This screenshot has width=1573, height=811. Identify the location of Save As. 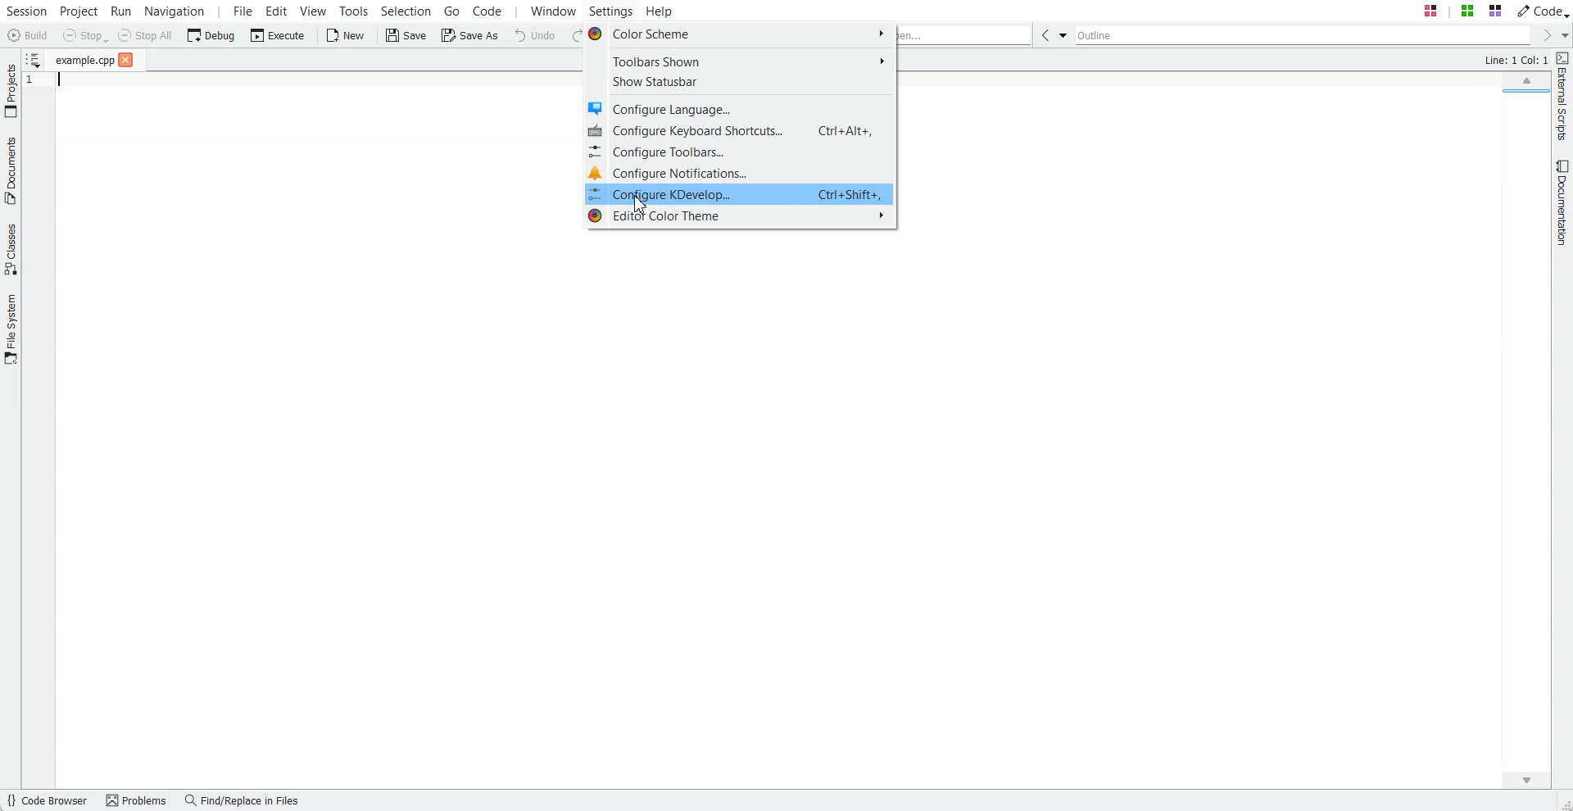
(469, 36).